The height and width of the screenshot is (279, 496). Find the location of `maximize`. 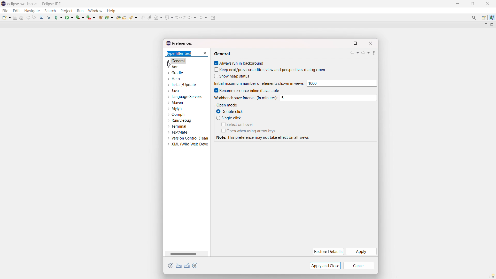

maximize is located at coordinates (472, 4).